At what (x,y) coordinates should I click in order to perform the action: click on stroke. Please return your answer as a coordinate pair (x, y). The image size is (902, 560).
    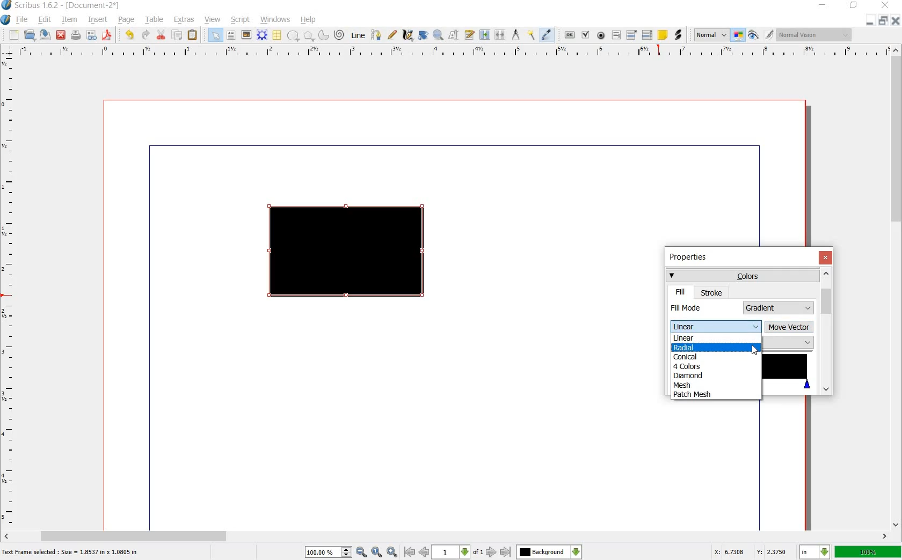
    Looking at the image, I should click on (712, 292).